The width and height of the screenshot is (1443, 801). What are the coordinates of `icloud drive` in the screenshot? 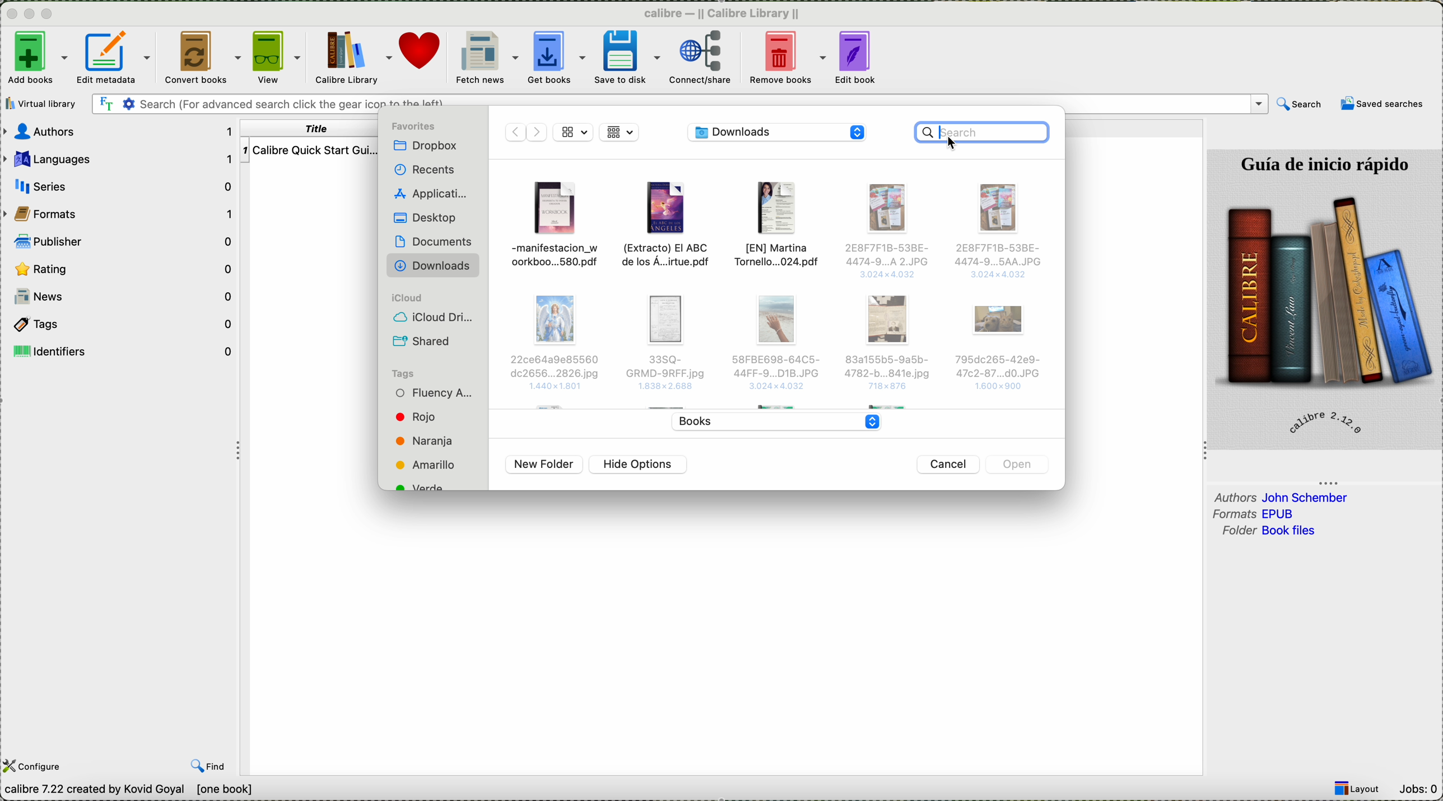 It's located at (435, 317).